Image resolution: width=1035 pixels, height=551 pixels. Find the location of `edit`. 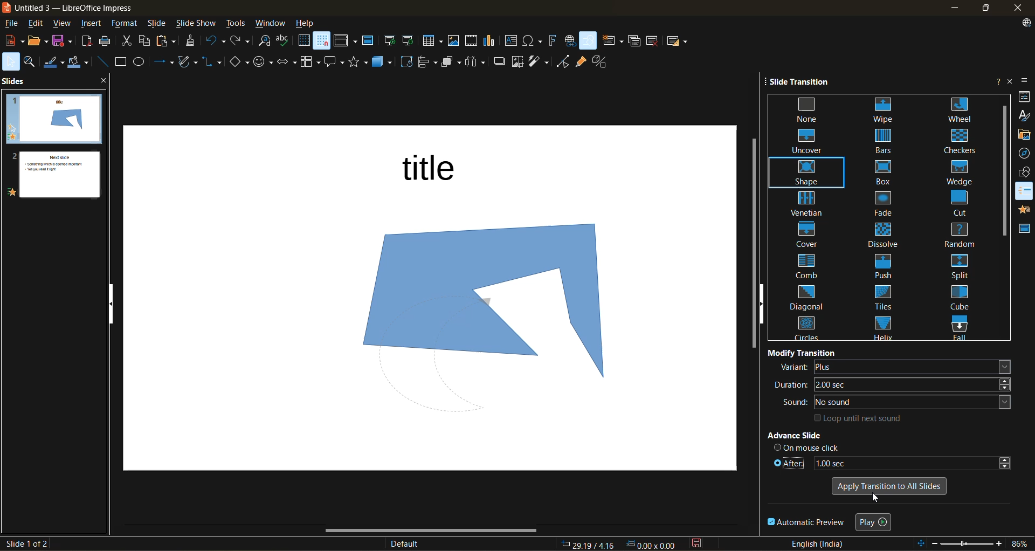

edit is located at coordinates (39, 25).